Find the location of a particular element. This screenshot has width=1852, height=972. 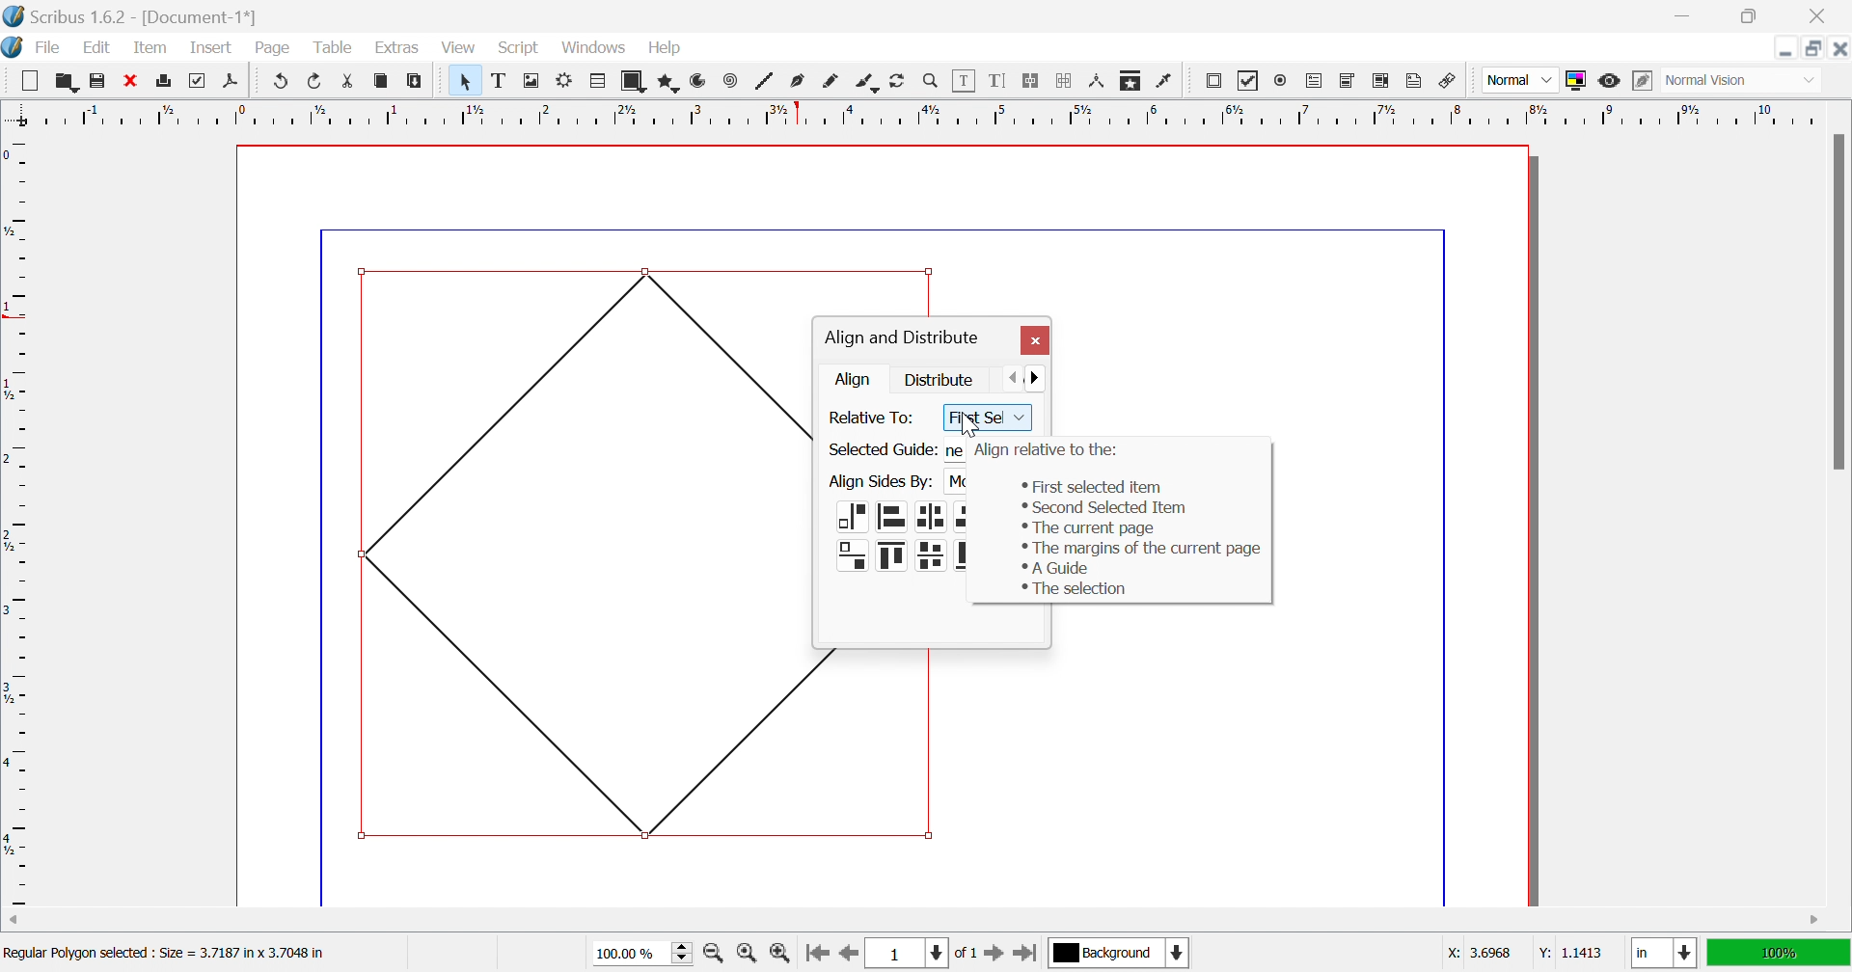

of 1 is located at coordinates (964, 955).